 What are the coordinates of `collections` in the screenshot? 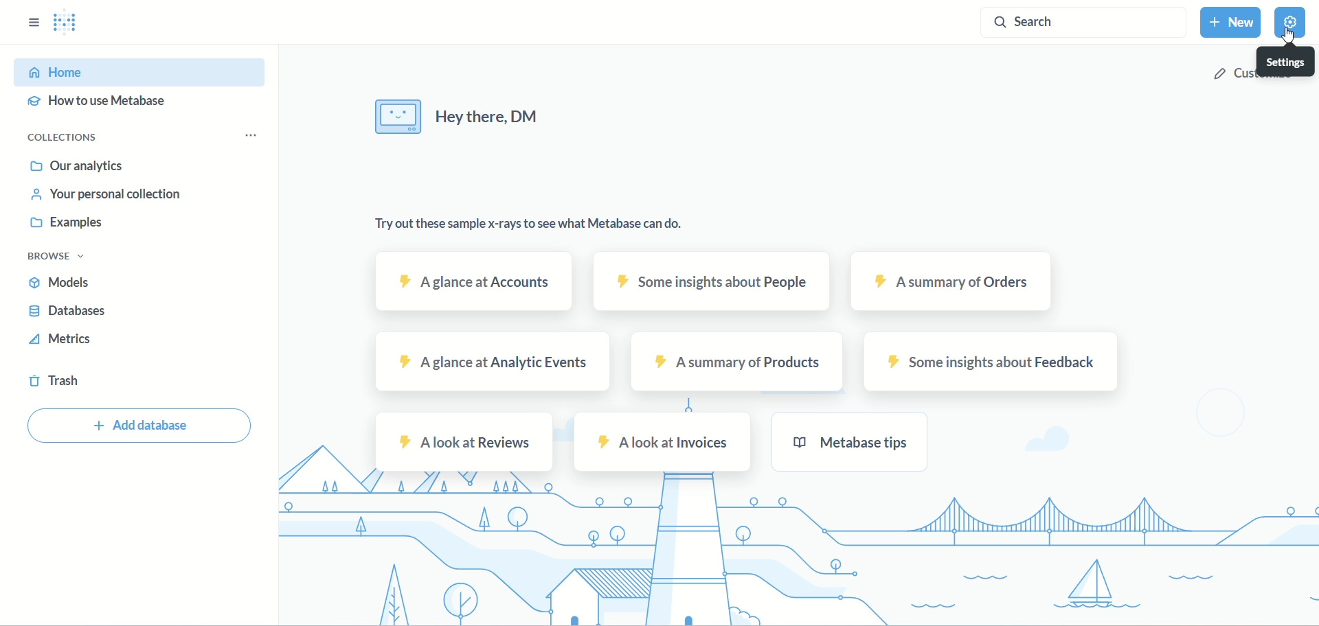 It's located at (71, 139).